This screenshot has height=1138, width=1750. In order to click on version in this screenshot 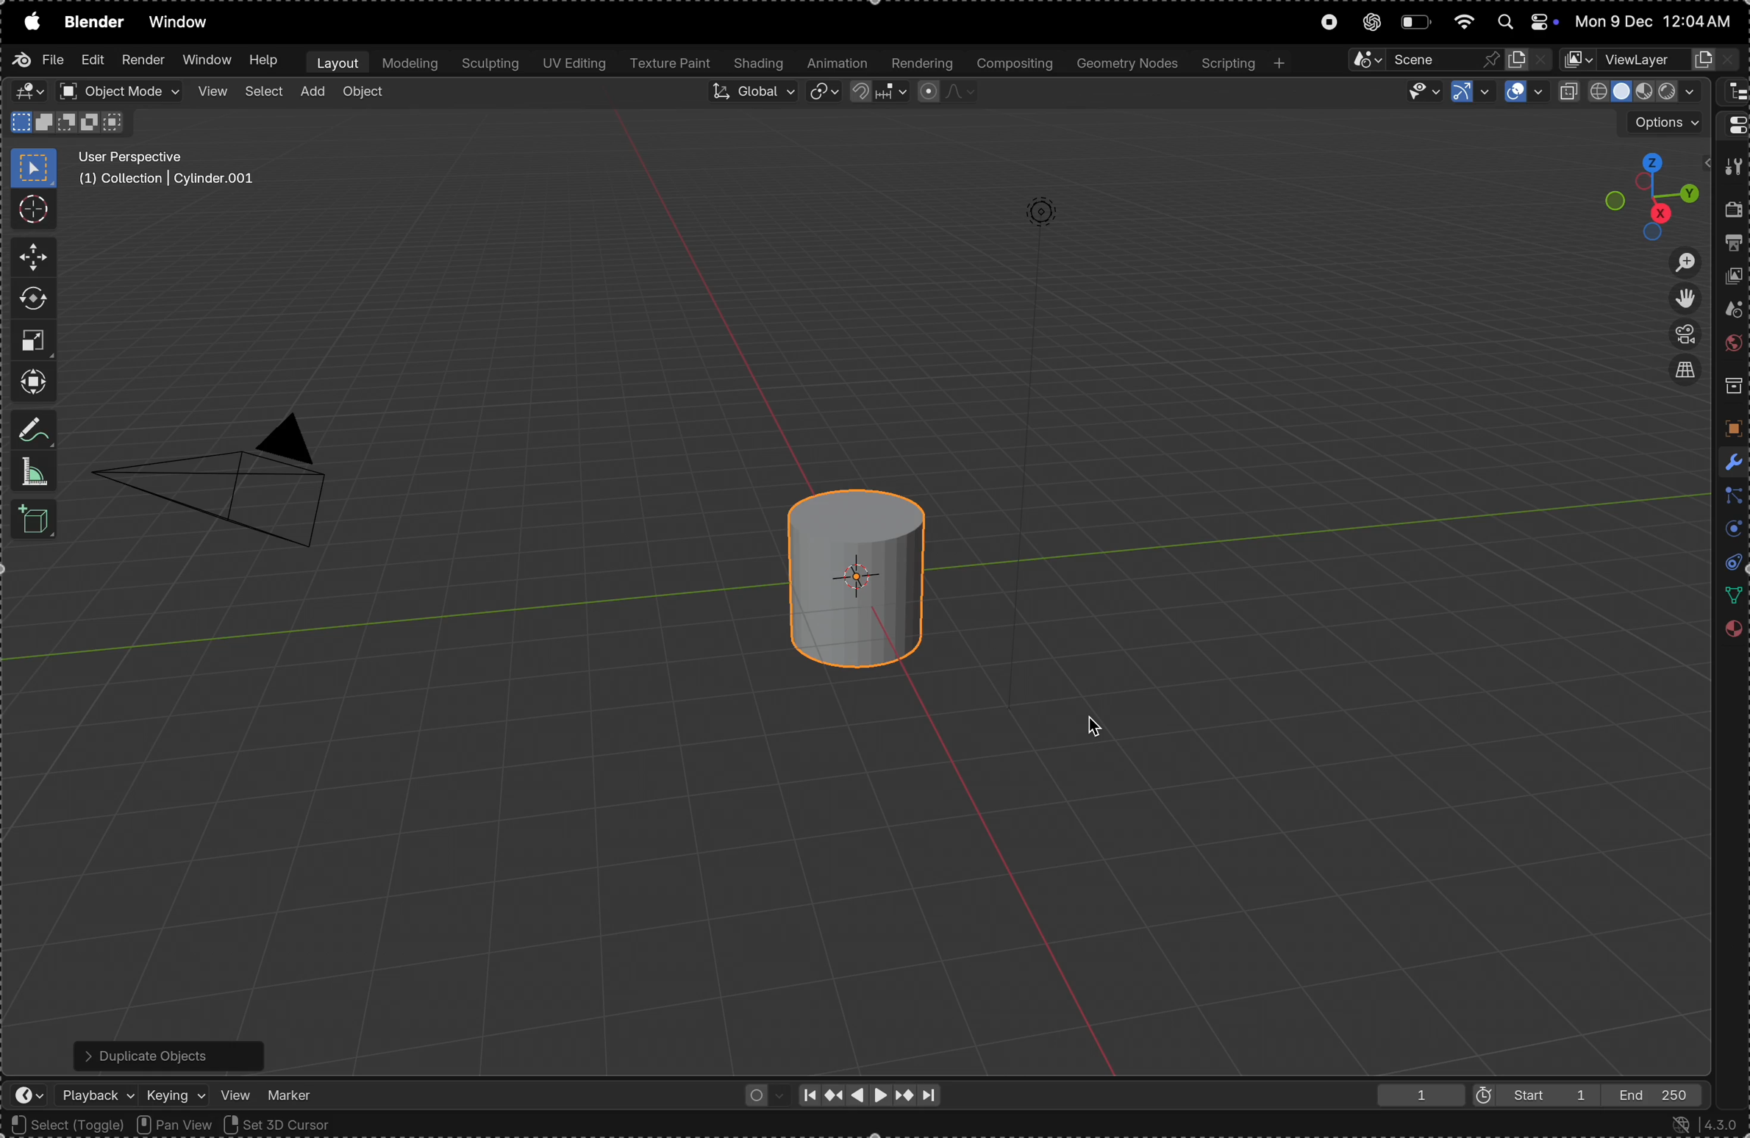, I will do `click(1707, 1124)`.